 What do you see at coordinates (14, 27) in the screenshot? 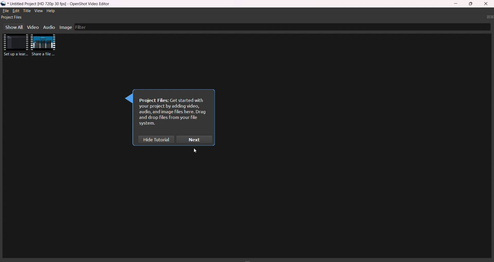
I see `show all` at bounding box center [14, 27].